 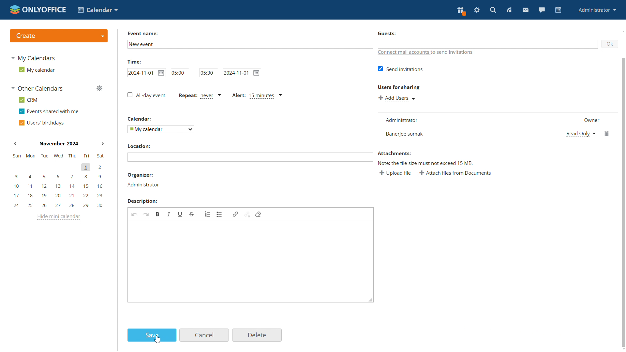 What do you see at coordinates (180, 214) in the screenshot?
I see `Underline` at bounding box center [180, 214].